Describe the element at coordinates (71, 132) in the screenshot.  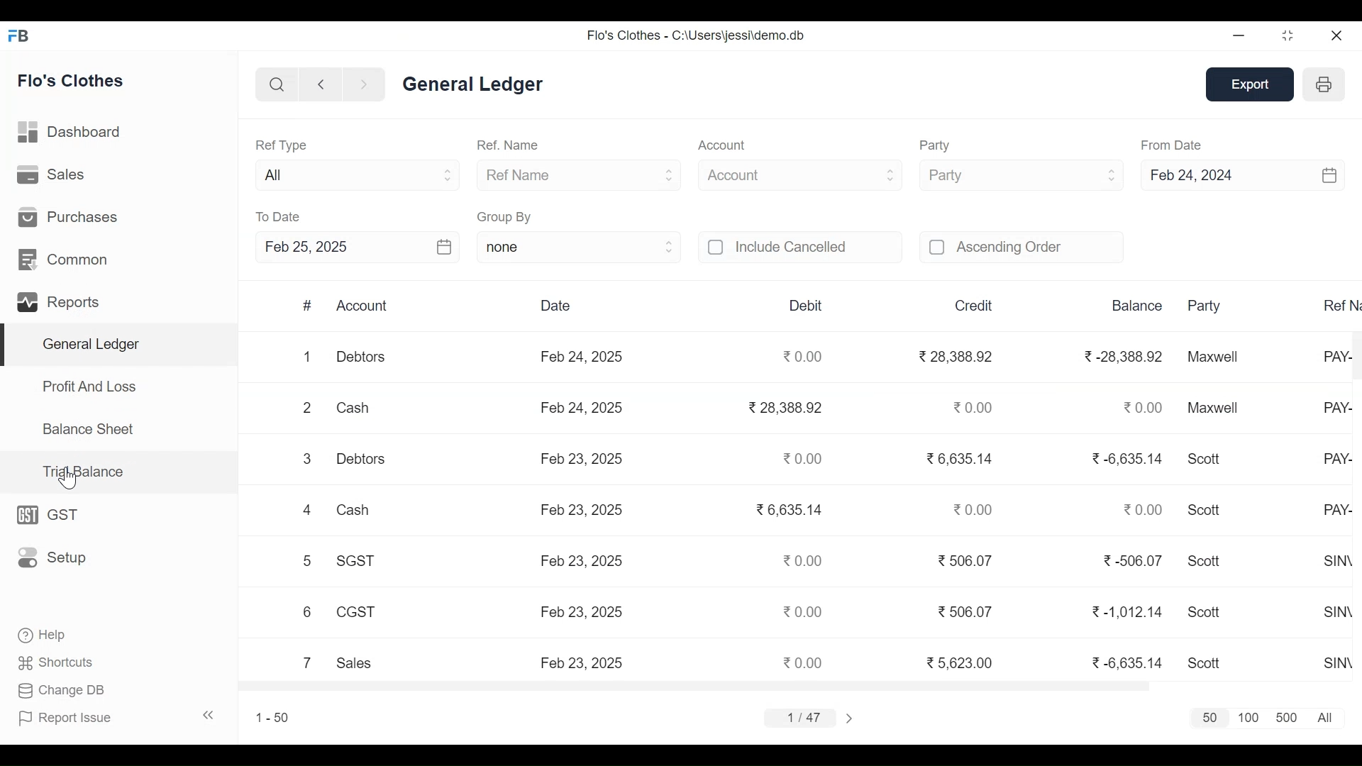
I see `Dashboard` at that location.